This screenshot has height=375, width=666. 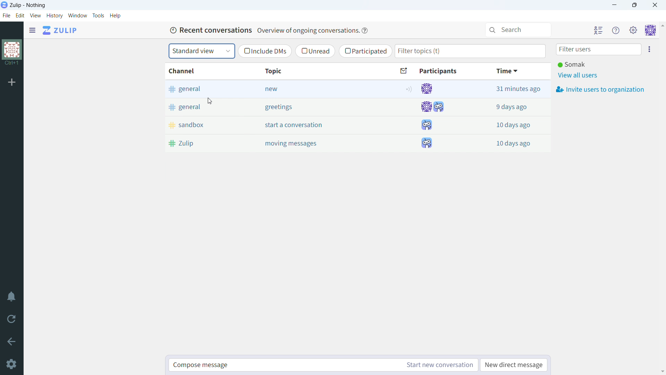 What do you see at coordinates (651, 30) in the screenshot?
I see `personal menu` at bounding box center [651, 30].